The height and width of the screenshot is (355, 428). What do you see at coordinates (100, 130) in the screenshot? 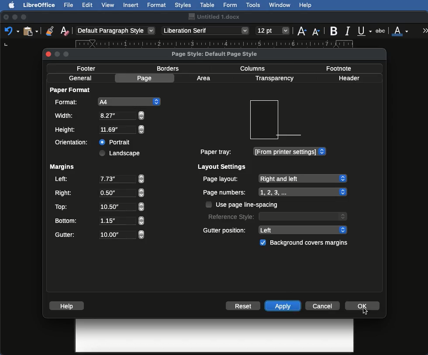
I see `Height` at bounding box center [100, 130].